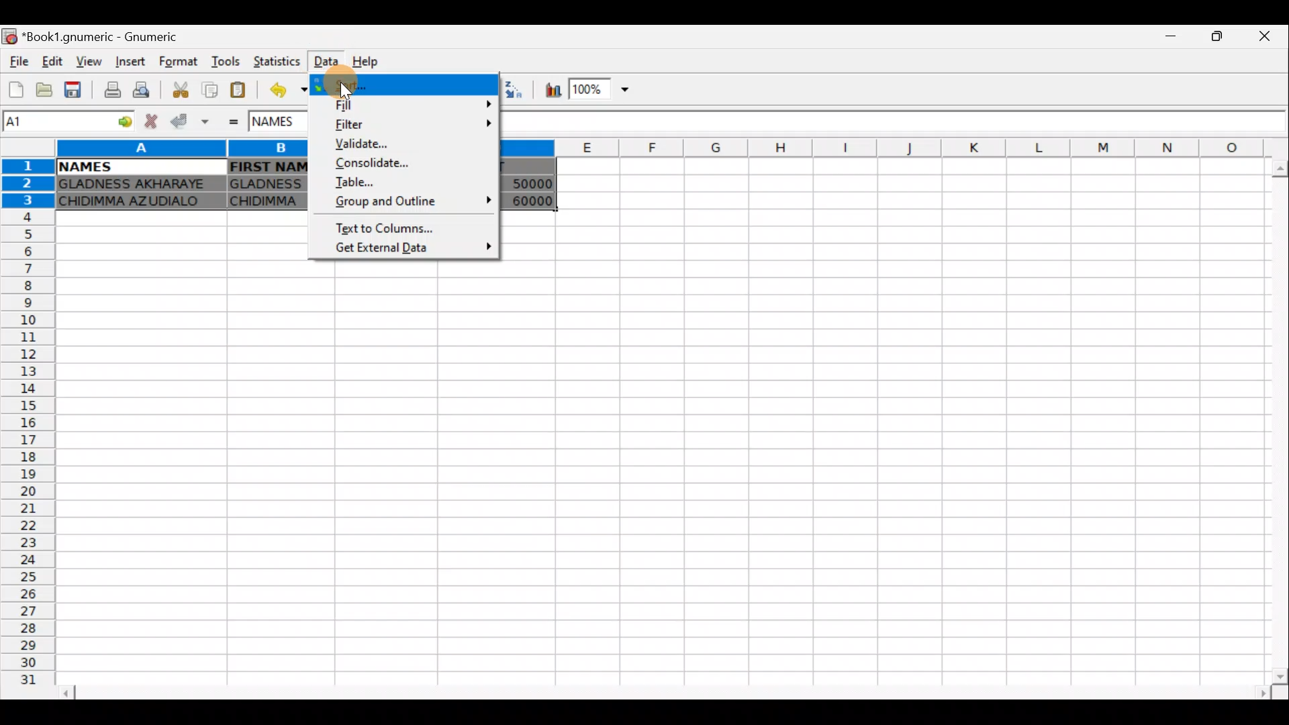 This screenshot has width=1289, height=725. What do you see at coordinates (85, 62) in the screenshot?
I see `View` at bounding box center [85, 62].